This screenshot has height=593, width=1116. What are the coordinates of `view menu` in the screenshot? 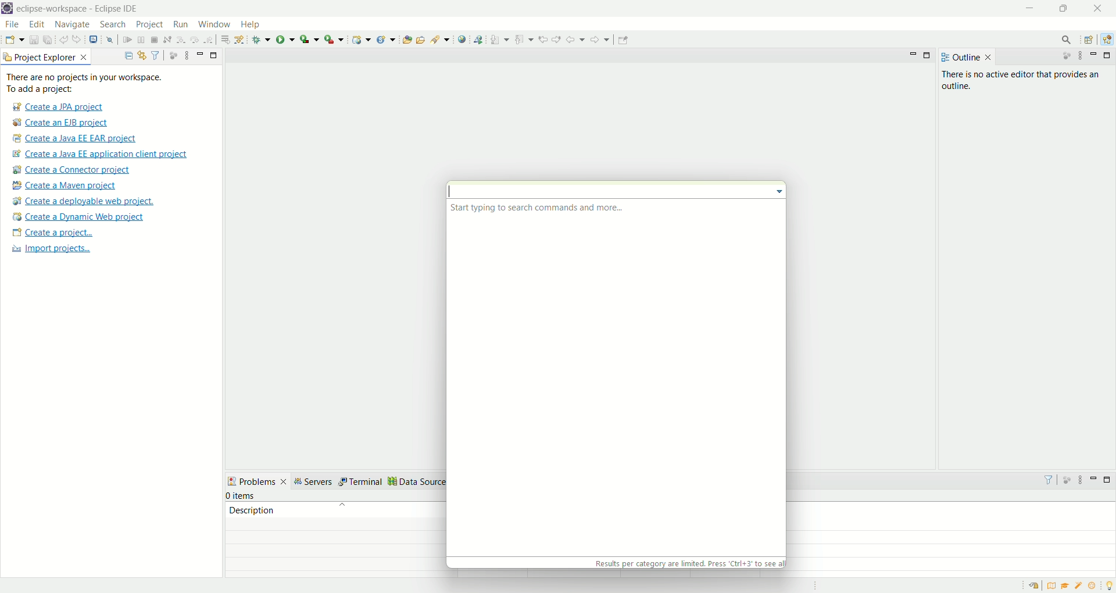 It's located at (1079, 56).